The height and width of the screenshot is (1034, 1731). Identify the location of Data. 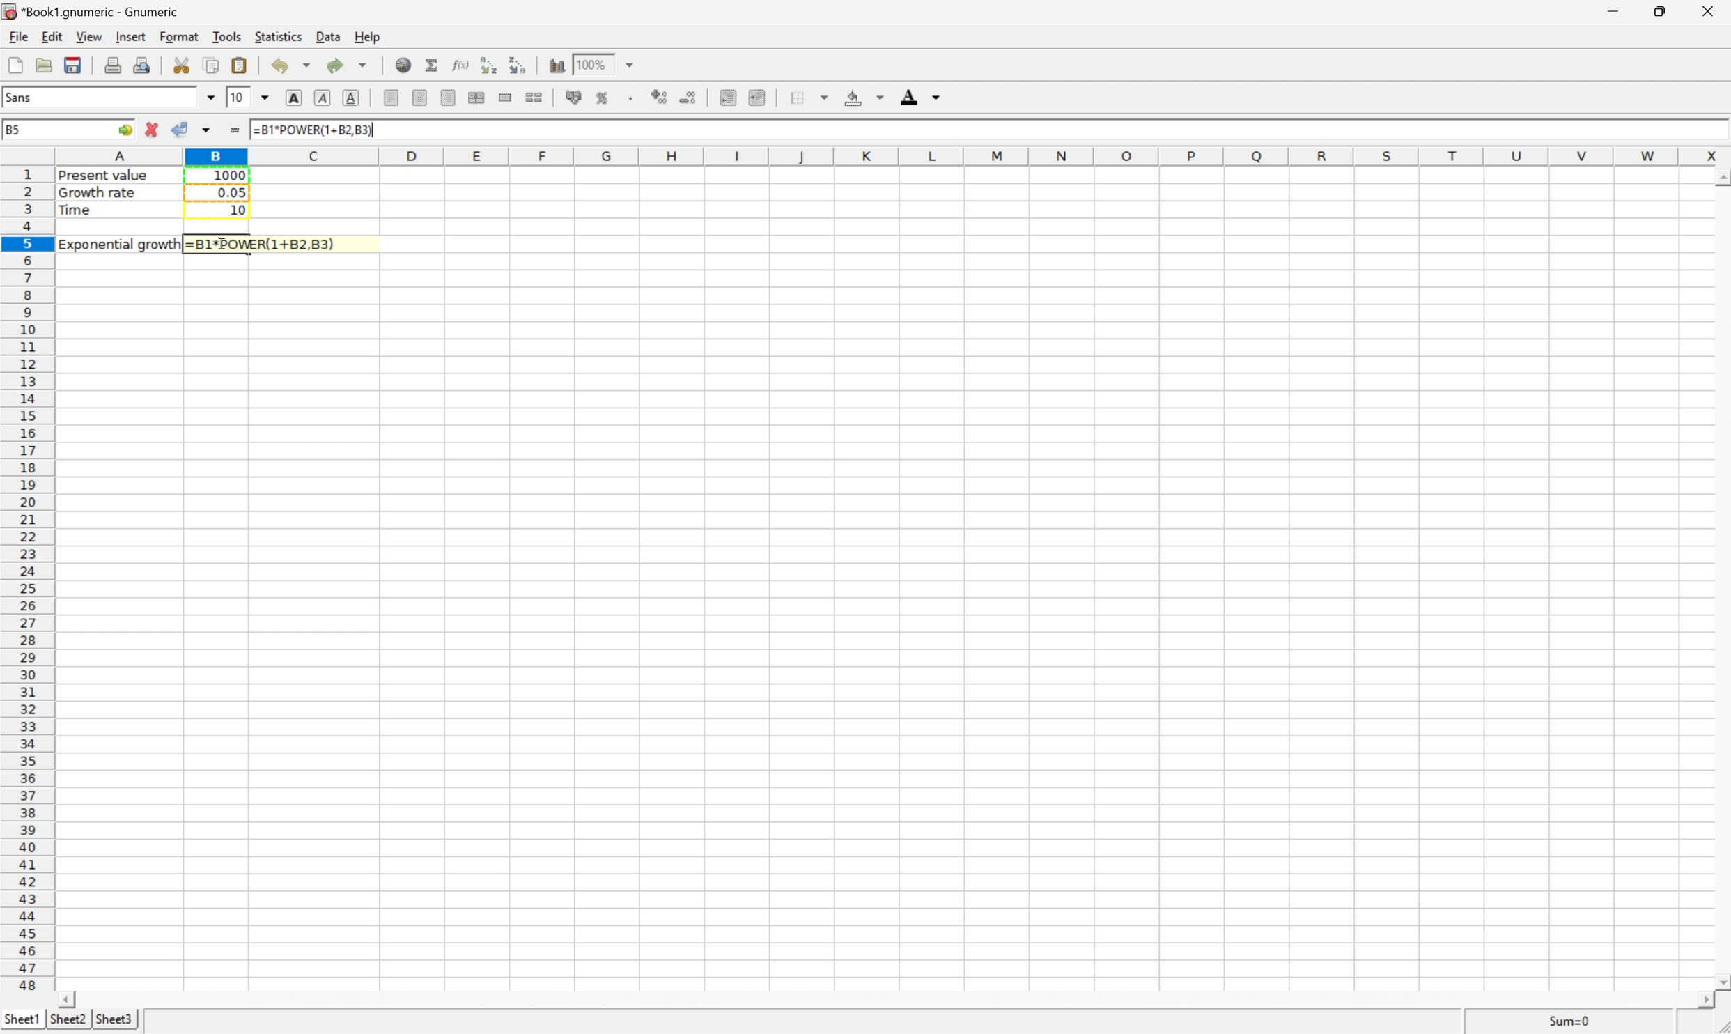
(328, 38).